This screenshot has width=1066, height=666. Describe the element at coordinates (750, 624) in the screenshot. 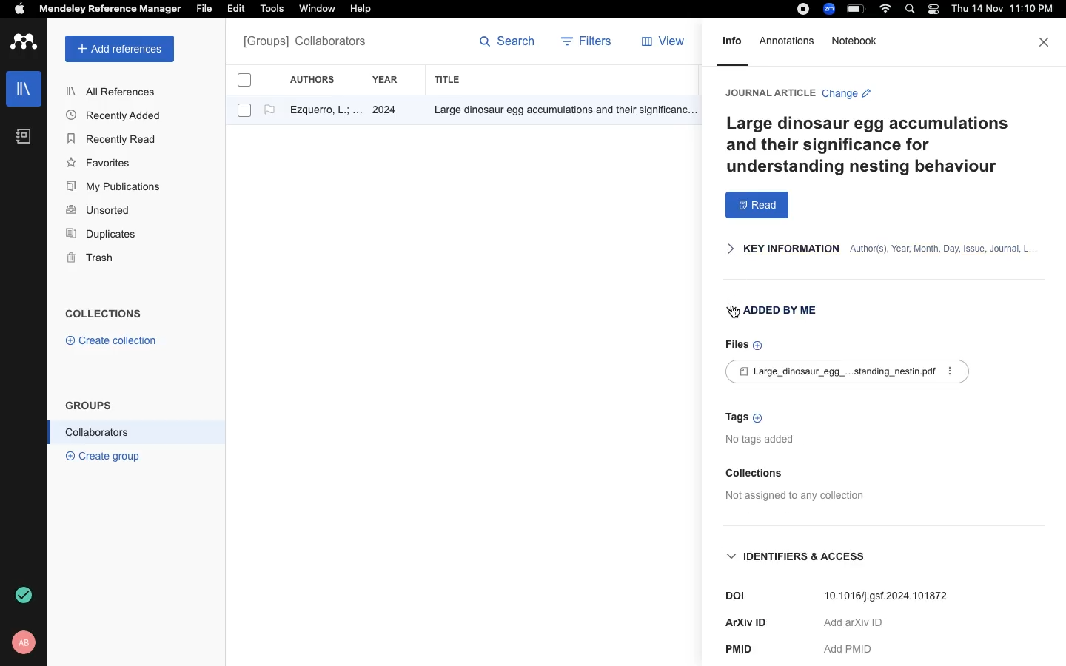

I see `ArXiv ID` at that location.